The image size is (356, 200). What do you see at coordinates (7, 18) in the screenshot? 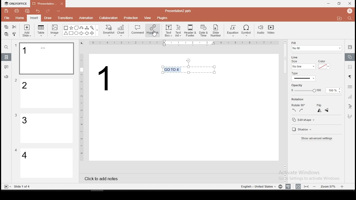
I see `file` at bounding box center [7, 18].